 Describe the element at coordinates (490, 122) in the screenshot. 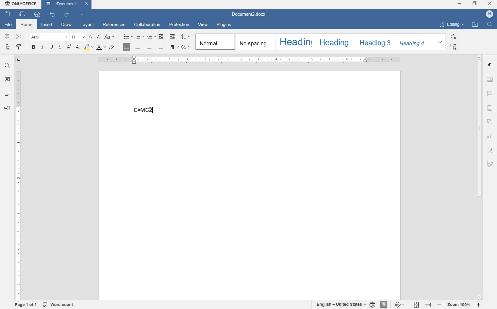

I see `shape` at that location.